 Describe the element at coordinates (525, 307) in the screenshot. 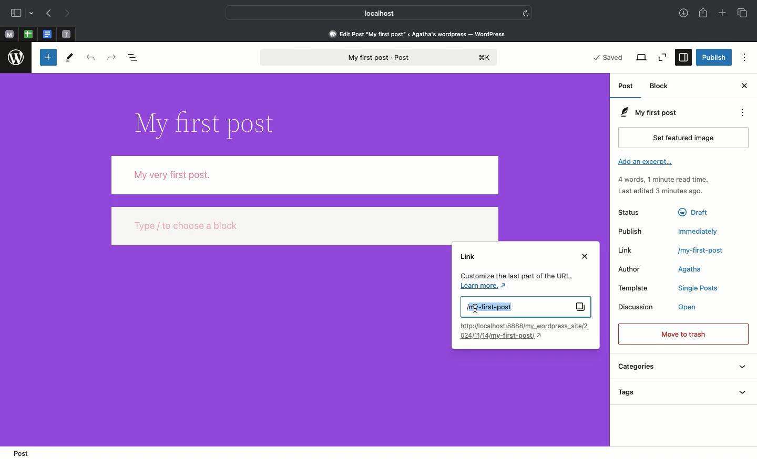

I see `My first post` at that location.